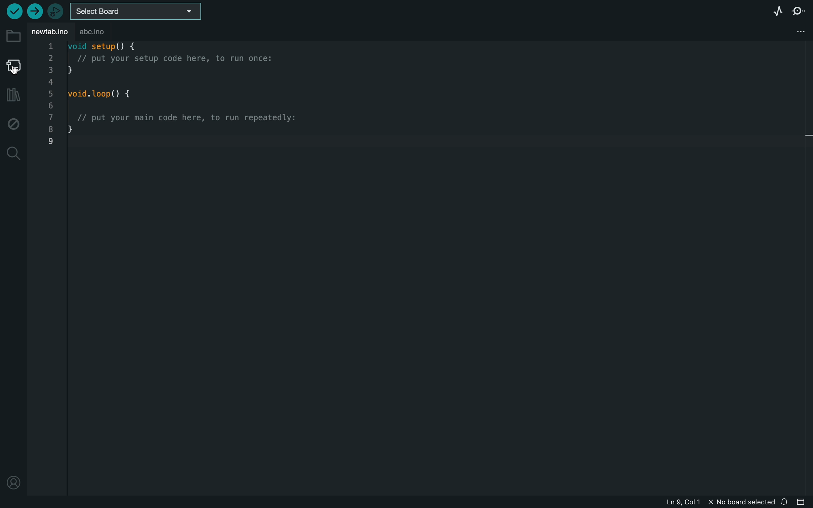 This screenshot has width=813, height=508. Describe the element at coordinates (12, 66) in the screenshot. I see `board manager` at that location.